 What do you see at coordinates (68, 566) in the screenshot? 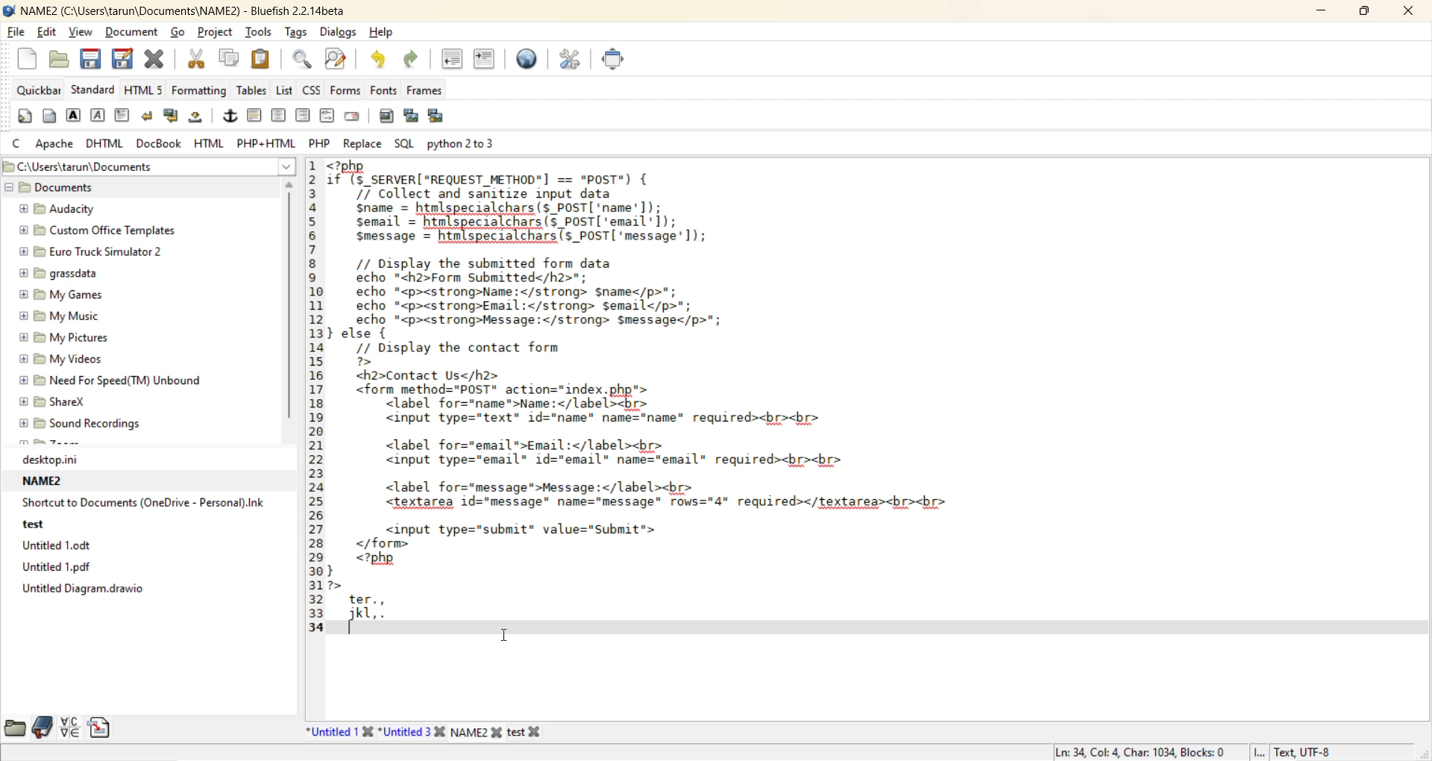
I see `Untitled 1.pdf` at bounding box center [68, 566].